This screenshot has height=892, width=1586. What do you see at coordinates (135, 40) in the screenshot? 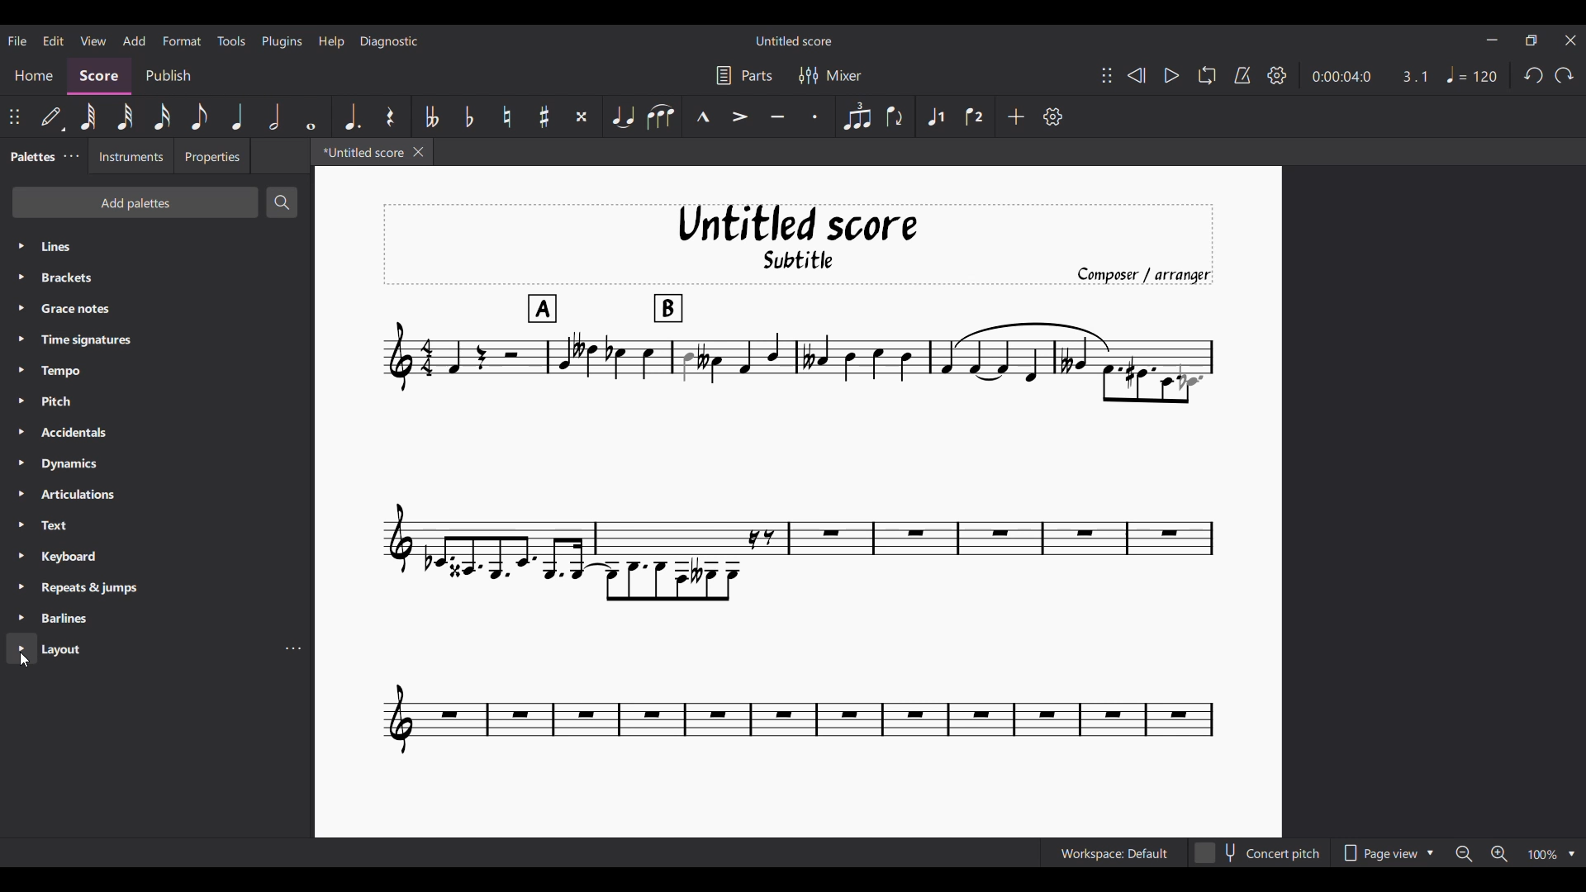
I see `Add menu` at bounding box center [135, 40].